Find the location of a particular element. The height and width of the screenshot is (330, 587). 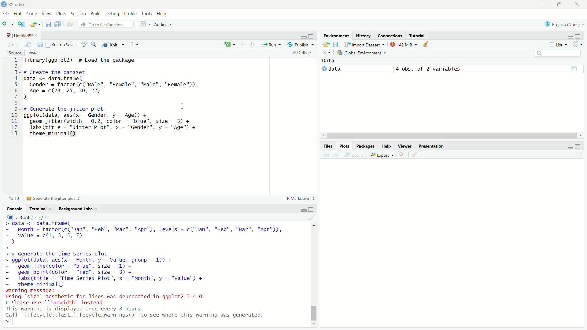

terminal is located at coordinates (37, 208).